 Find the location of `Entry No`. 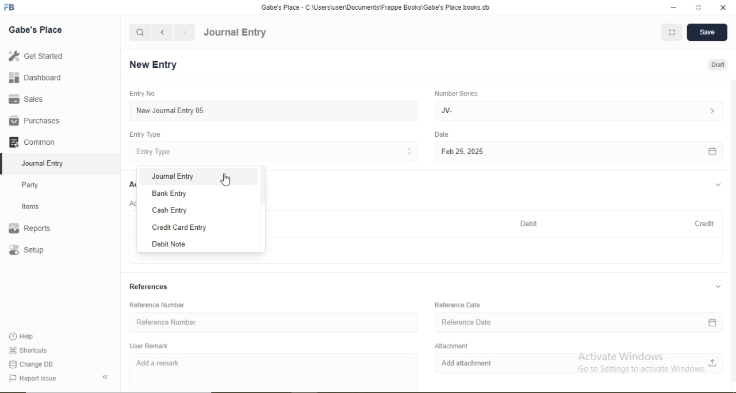

Entry No is located at coordinates (140, 93).